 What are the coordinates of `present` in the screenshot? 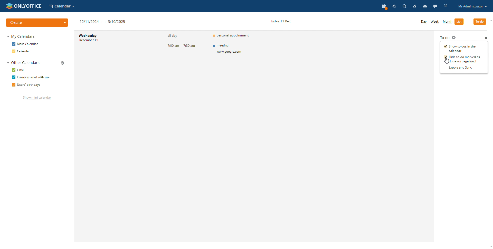 It's located at (384, 7).